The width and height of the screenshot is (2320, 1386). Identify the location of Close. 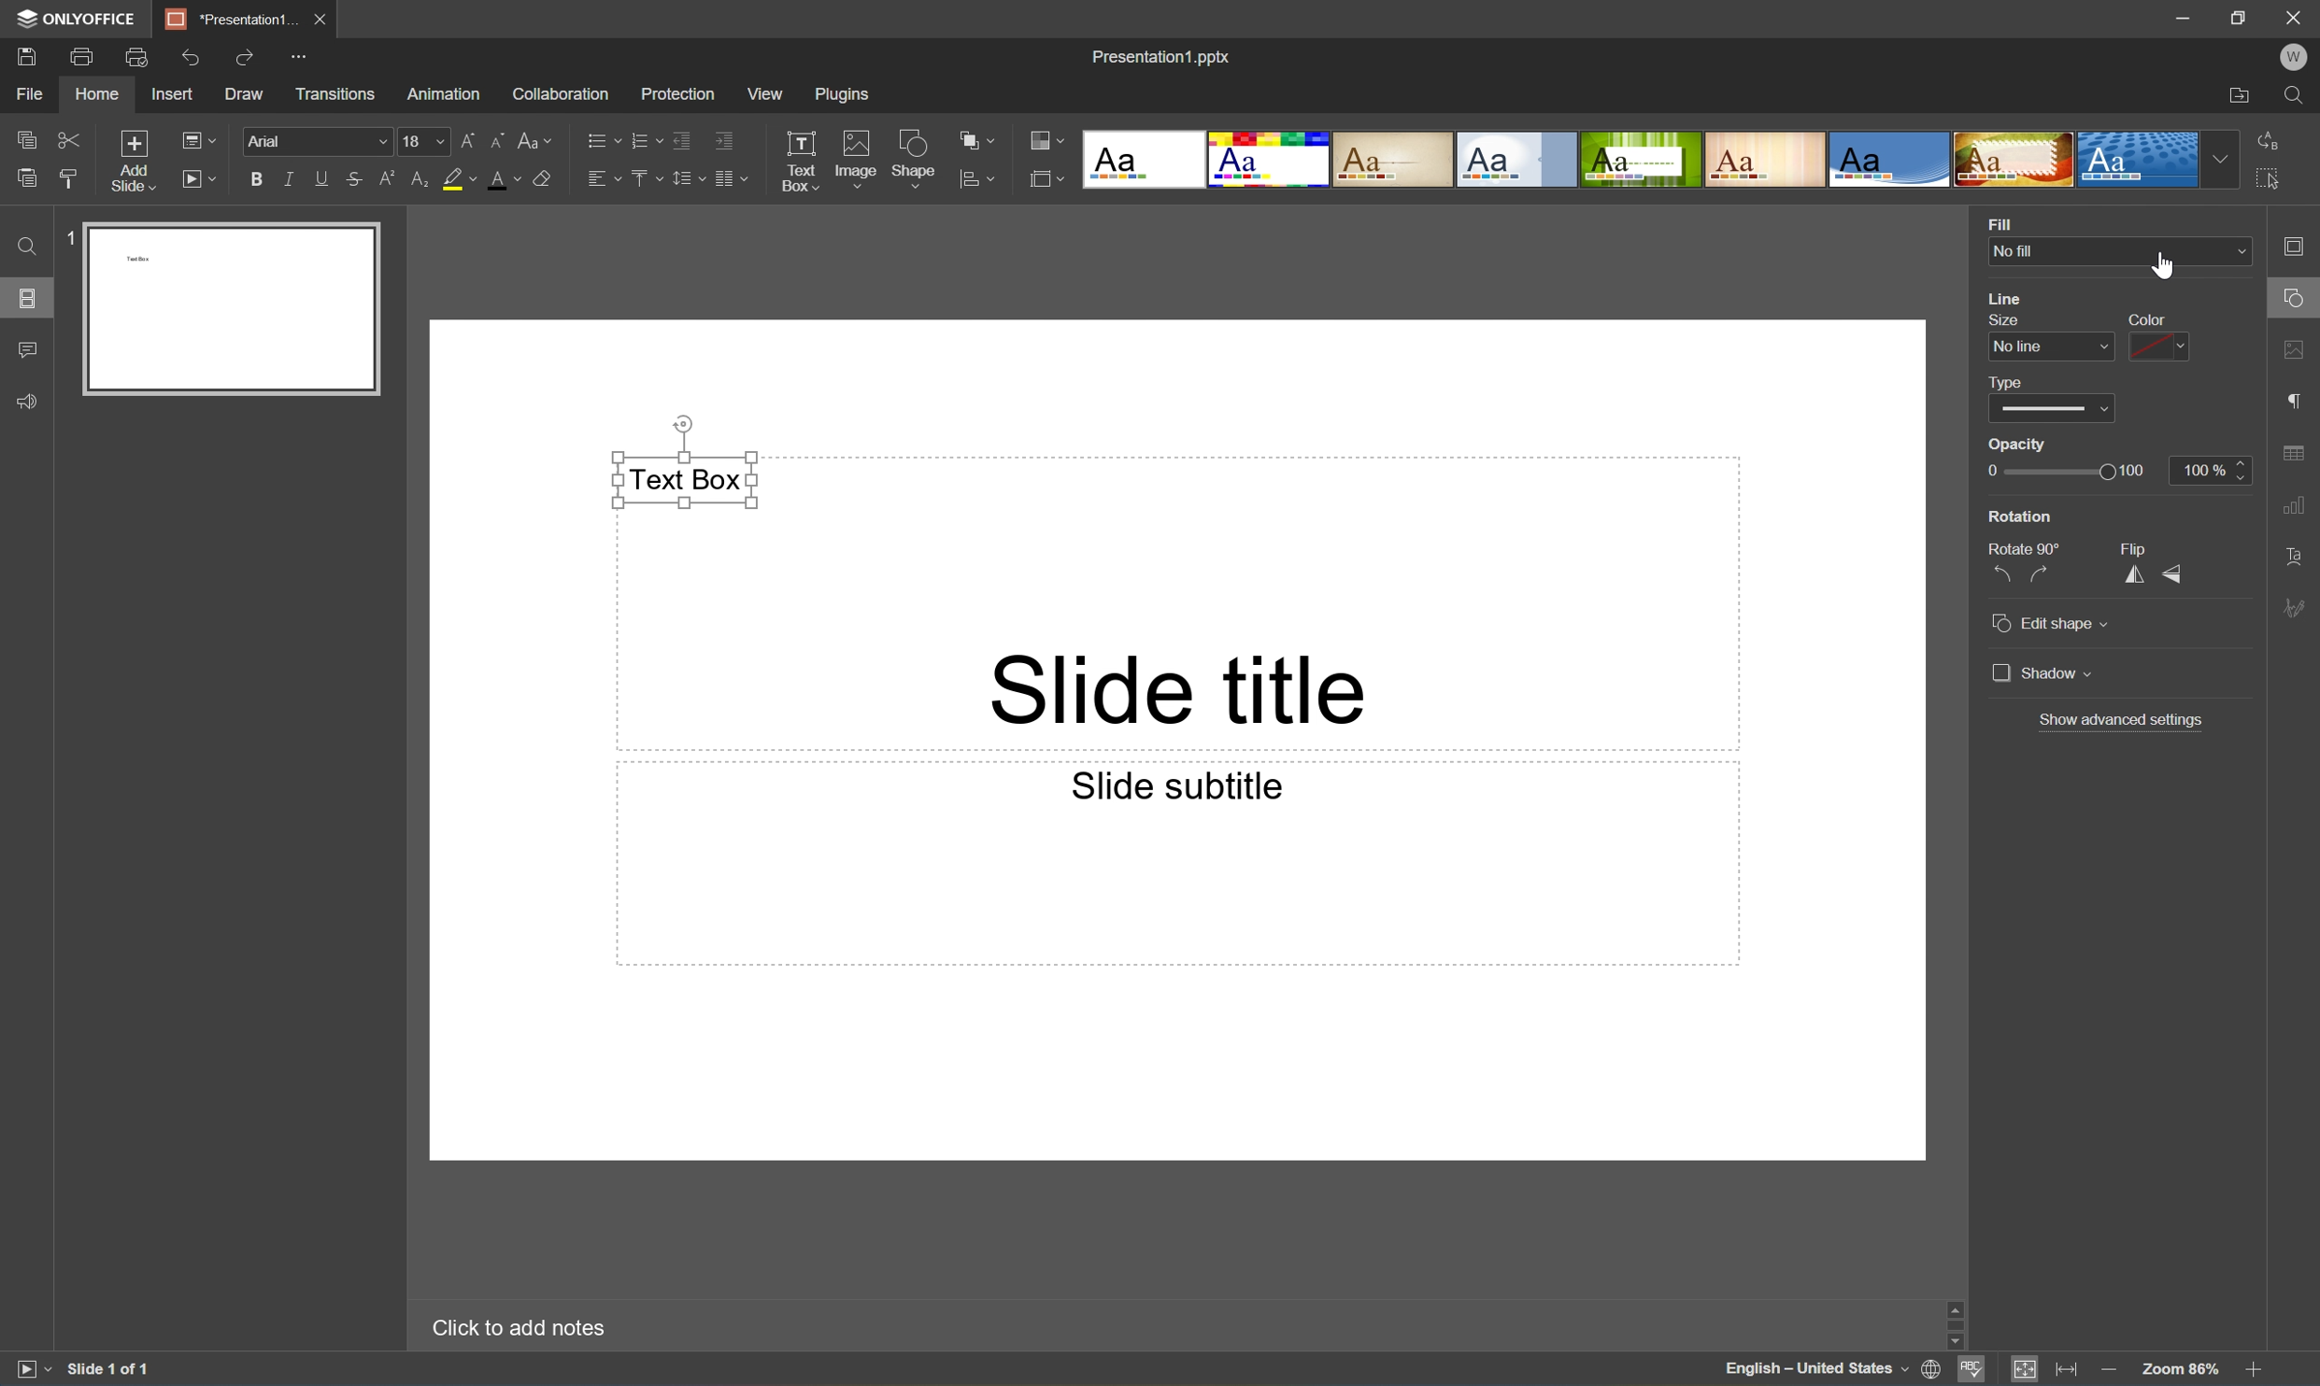
(2297, 17).